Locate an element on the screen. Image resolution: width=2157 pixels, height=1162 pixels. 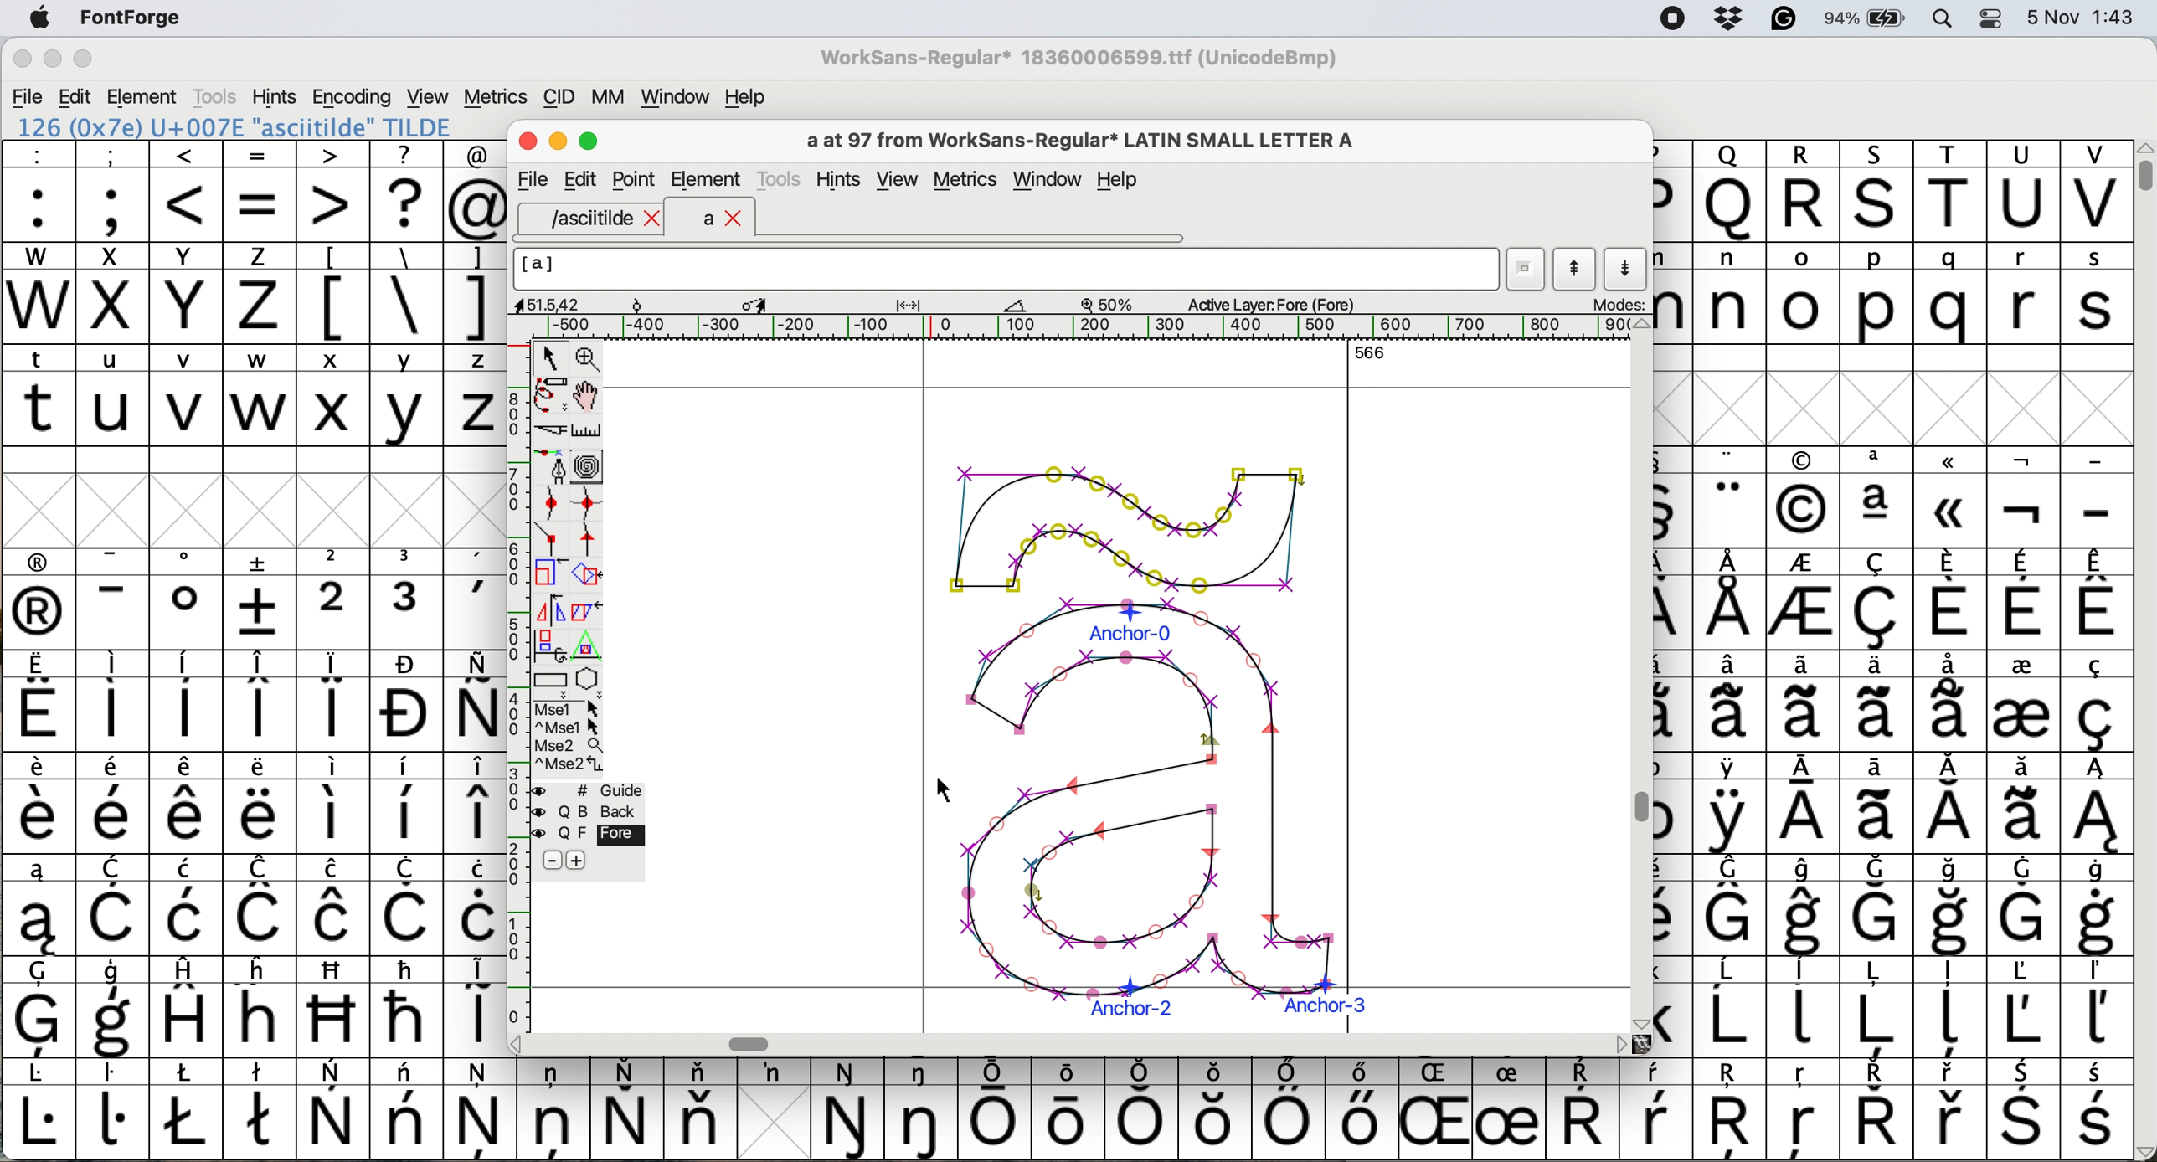
tools is located at coordinates (214, 96).